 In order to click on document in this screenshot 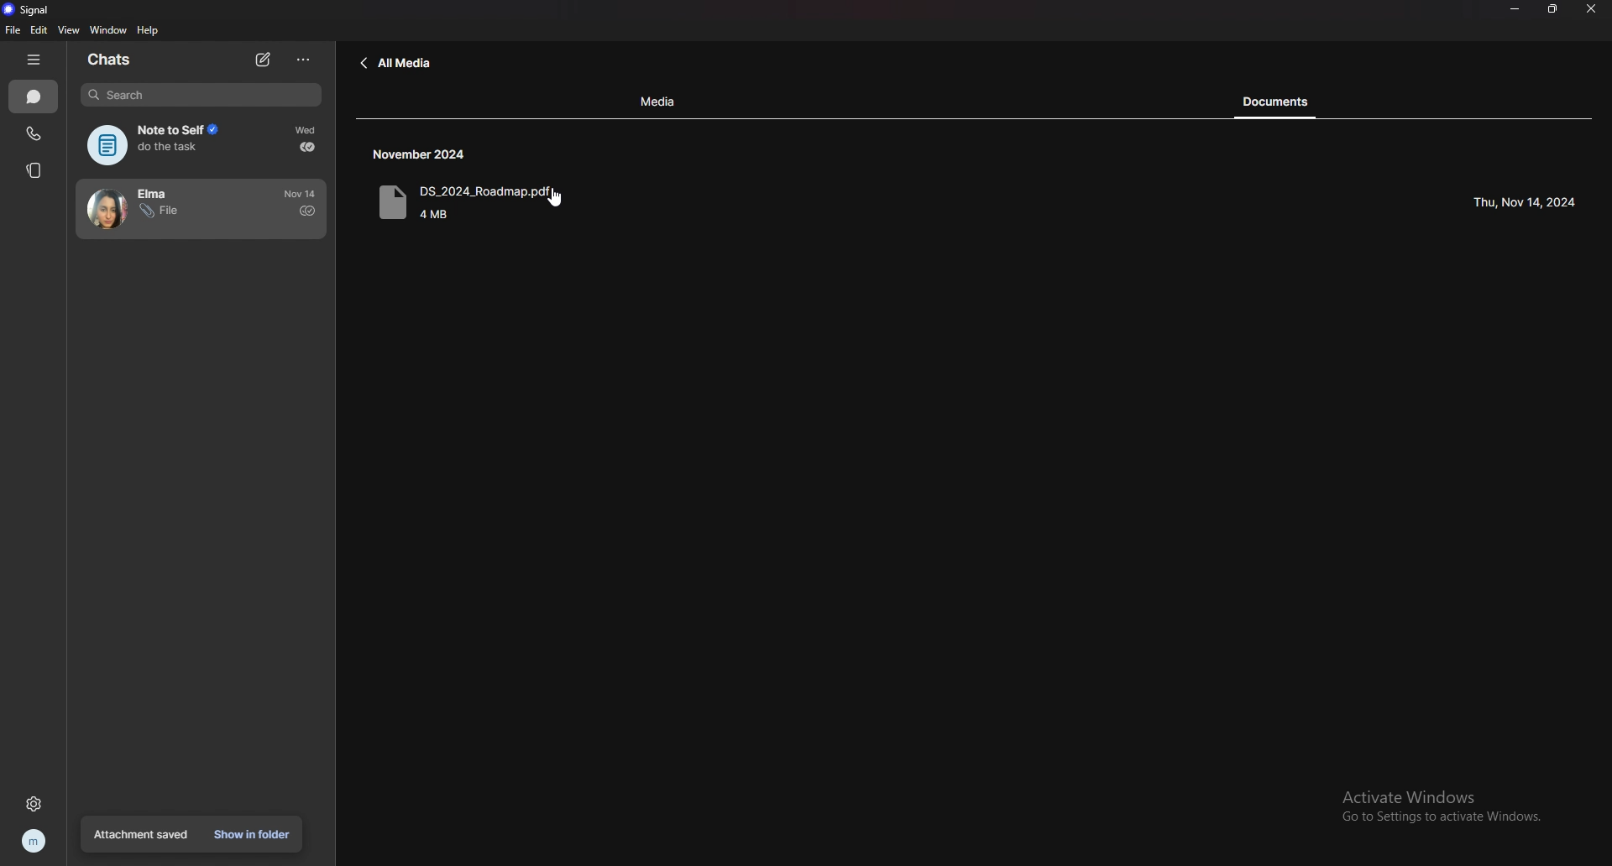, I will do `click(1285, 102)`.